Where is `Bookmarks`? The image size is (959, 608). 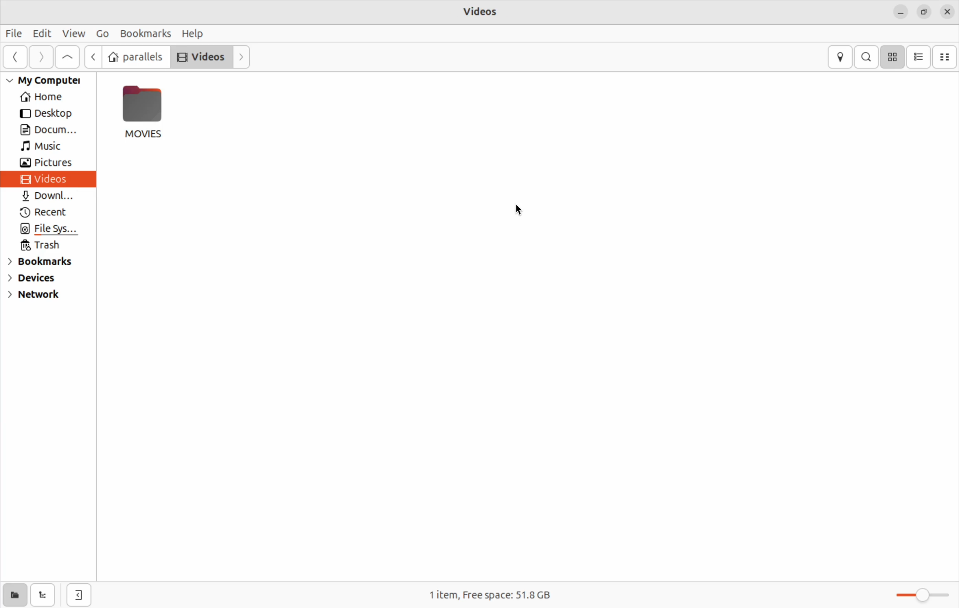 Bookmarks is located at coordinates (42, 263).